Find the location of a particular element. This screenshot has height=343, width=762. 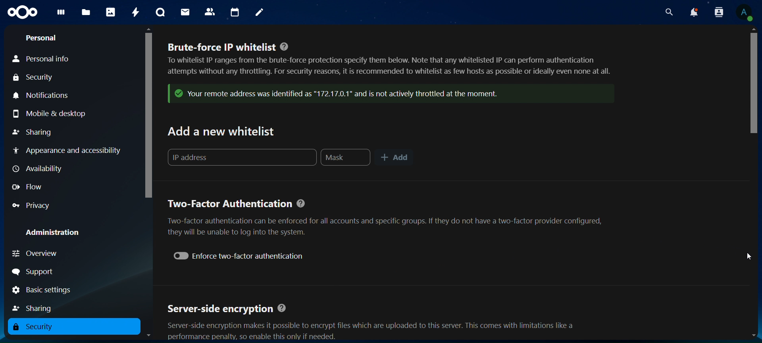

availability is located at coordinates (36, 168).